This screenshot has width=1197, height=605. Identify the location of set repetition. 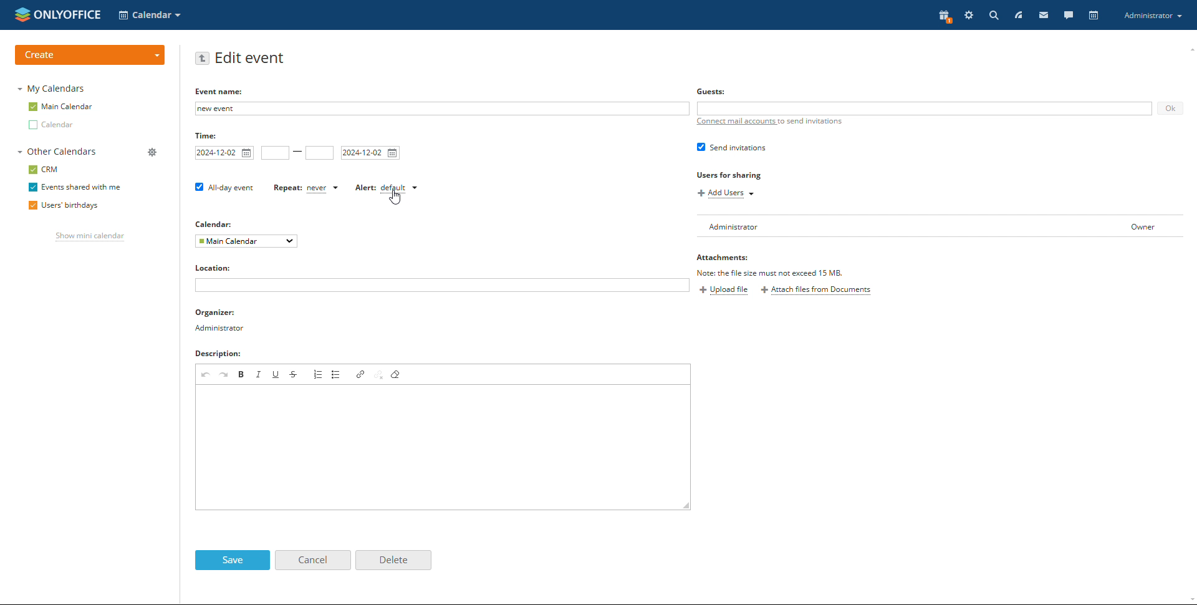
(305, 188).